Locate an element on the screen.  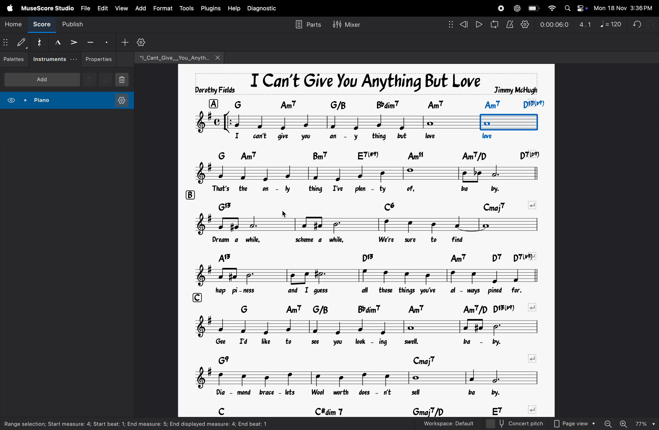
row is located at coordinates (190, 194).